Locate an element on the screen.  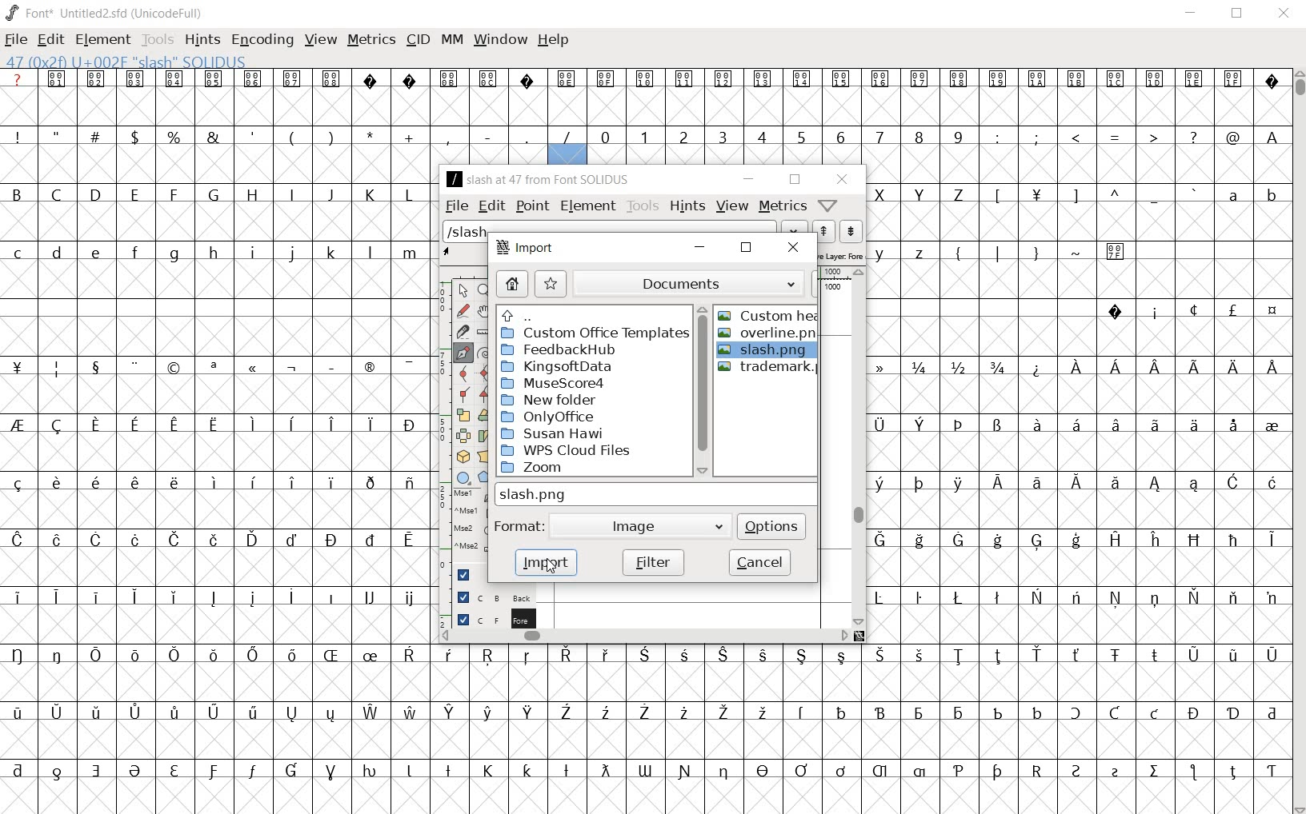
options is located at coordinates (771, 526).